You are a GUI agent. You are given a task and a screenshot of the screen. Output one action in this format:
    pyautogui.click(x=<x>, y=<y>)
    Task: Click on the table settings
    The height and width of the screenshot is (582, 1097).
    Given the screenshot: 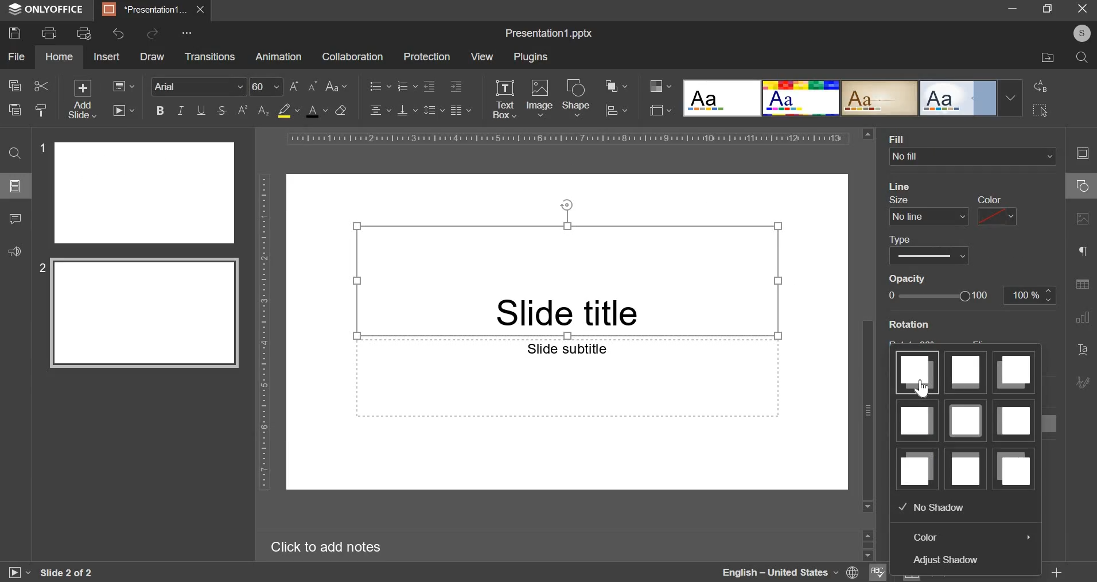 What is the action you would take?
    pyautogui.click(x=1082, y=284)
    